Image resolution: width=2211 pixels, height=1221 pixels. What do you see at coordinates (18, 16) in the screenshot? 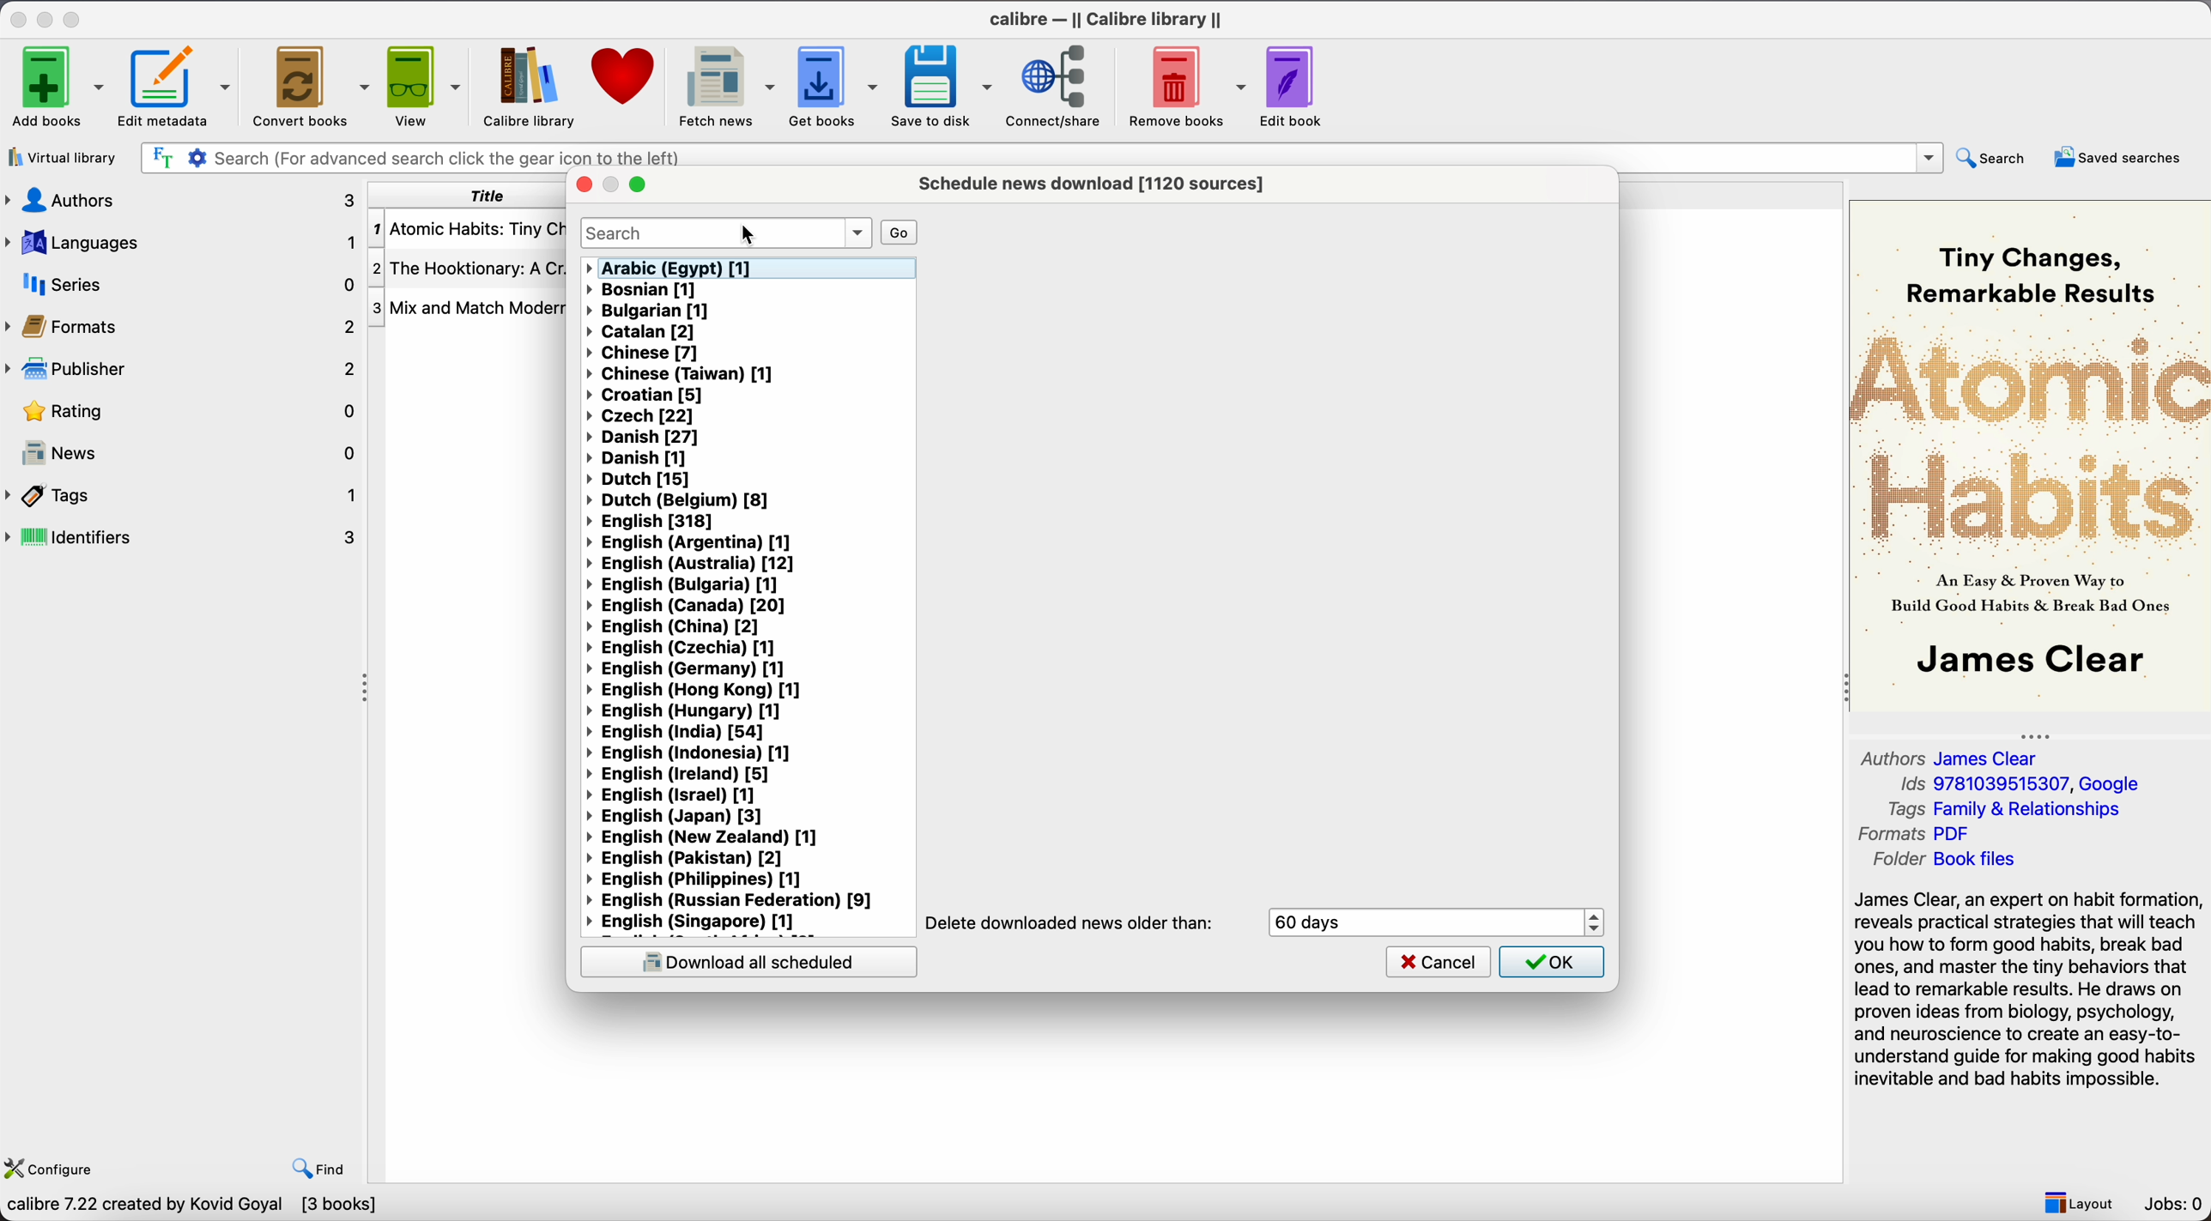
I see `close program` at bounding box center [18, 16].